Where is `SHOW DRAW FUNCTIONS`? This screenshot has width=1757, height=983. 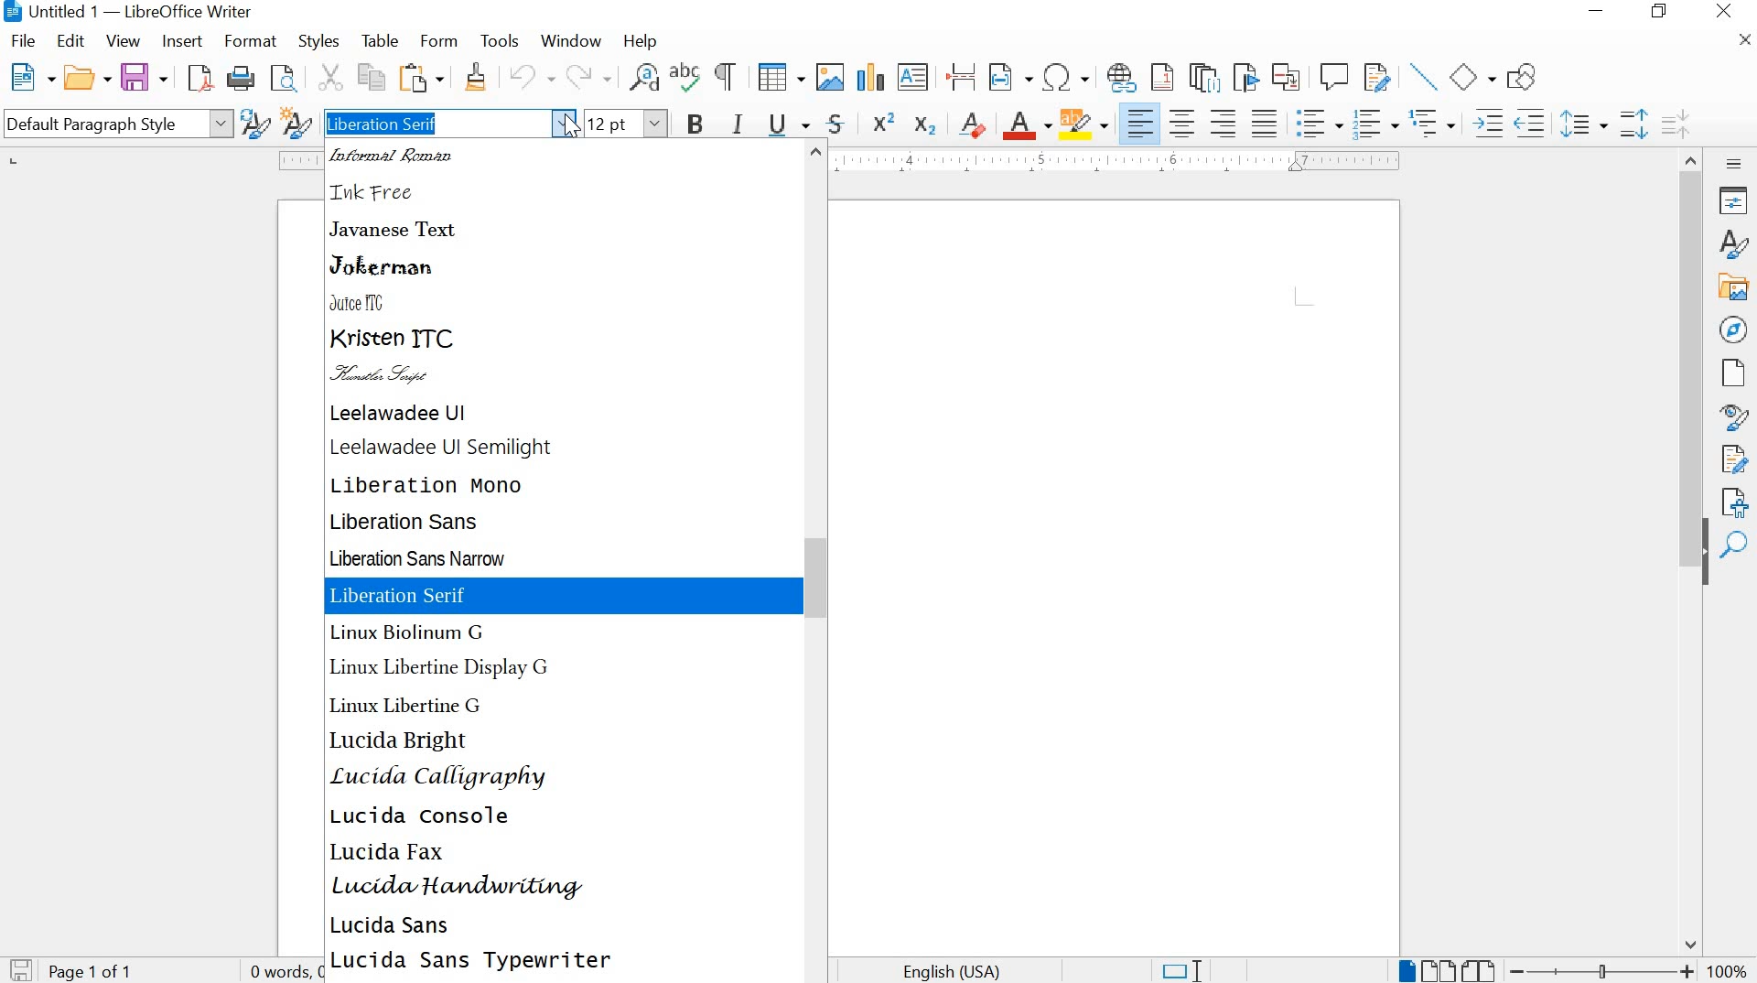
SHOW DRAW FUNCTIONS is located at coordinates (1525, 74).